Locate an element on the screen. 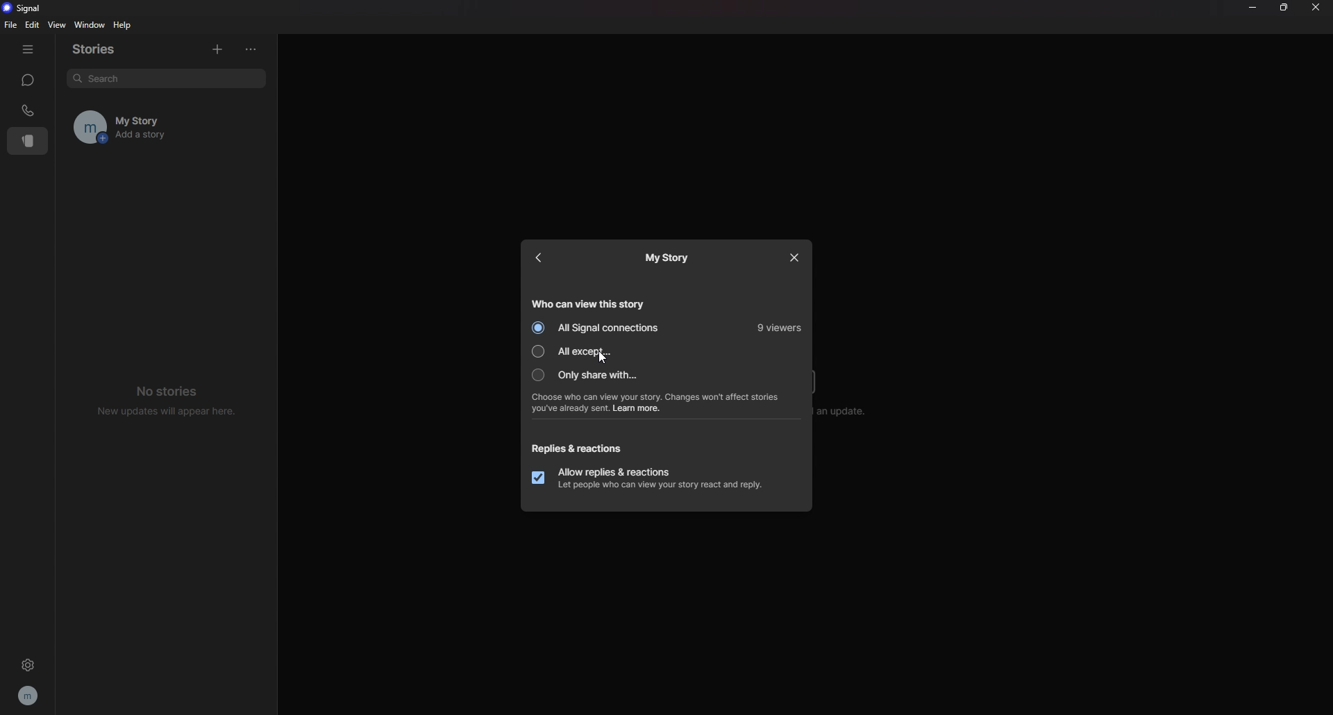 This screenshot has height=715, width=1333. cursor is located at coordinates (602, 359).